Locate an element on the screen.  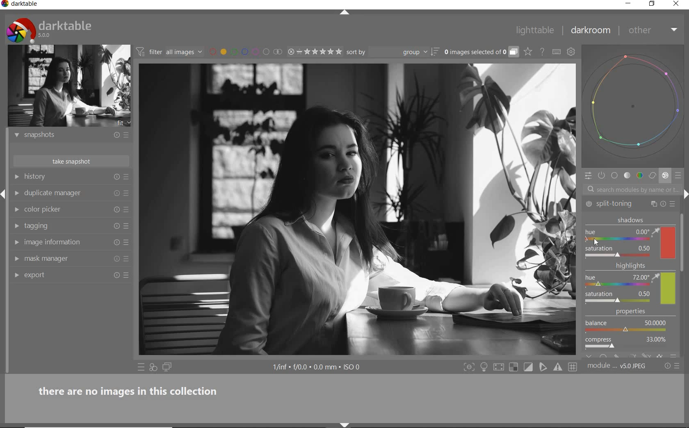
presets and preferences is located at coordinates (126, 177).